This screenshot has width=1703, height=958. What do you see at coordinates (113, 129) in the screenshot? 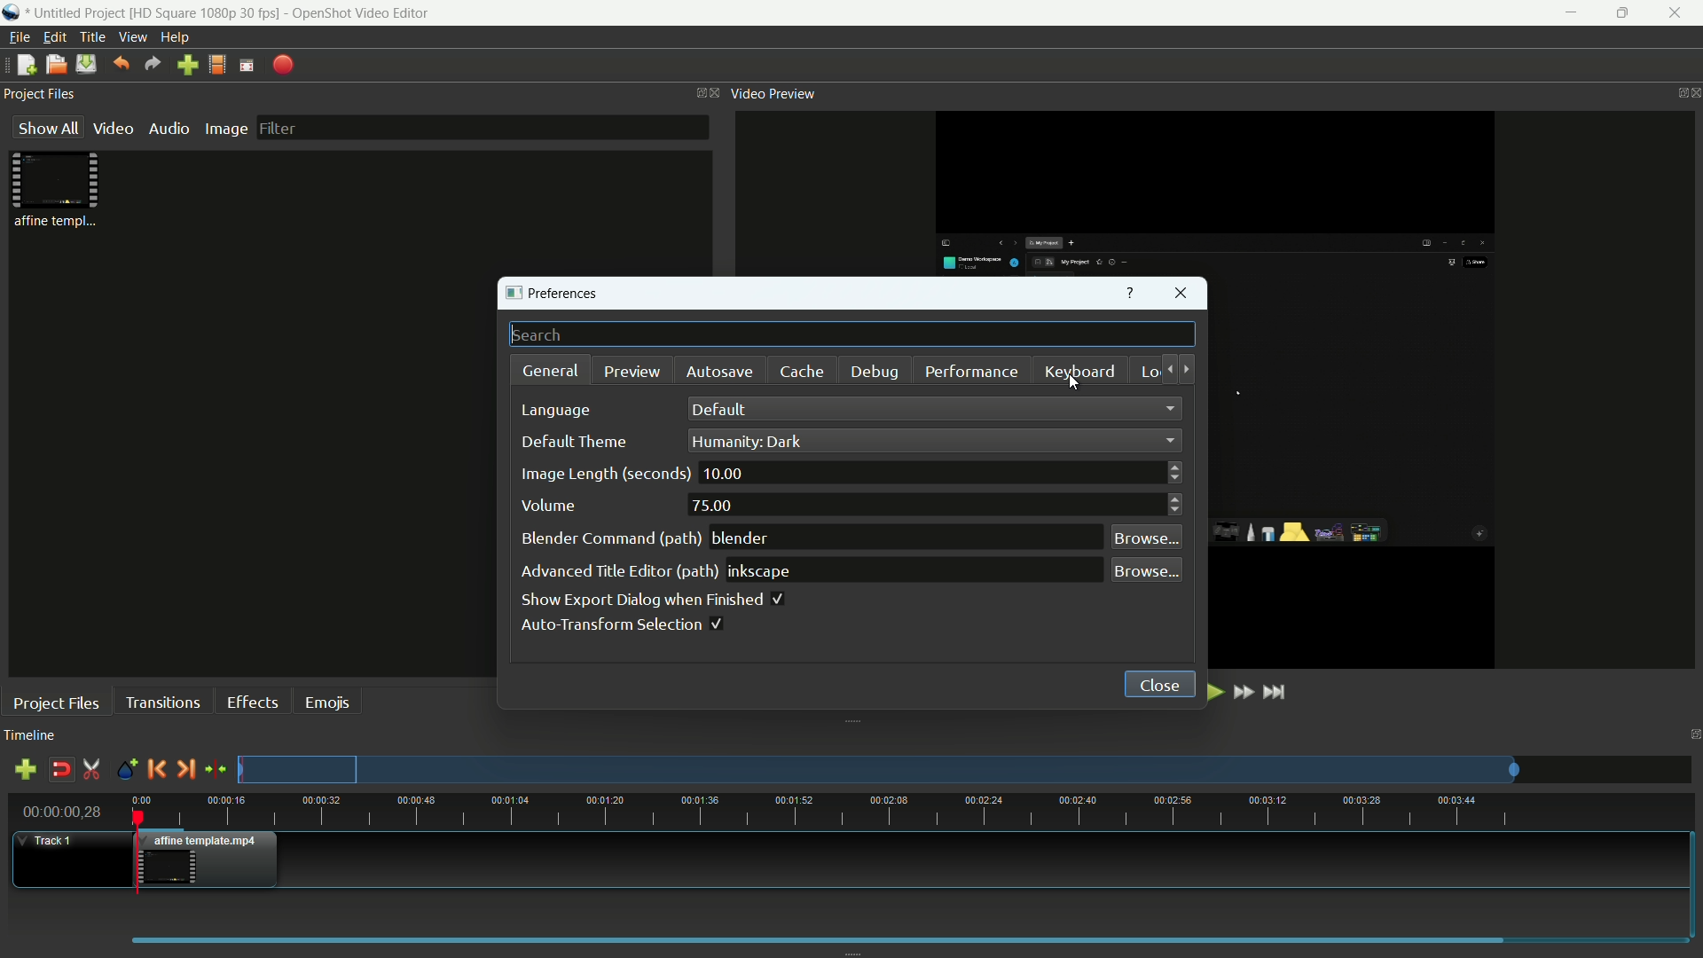
I see `video` at bounding box center [113, 129].